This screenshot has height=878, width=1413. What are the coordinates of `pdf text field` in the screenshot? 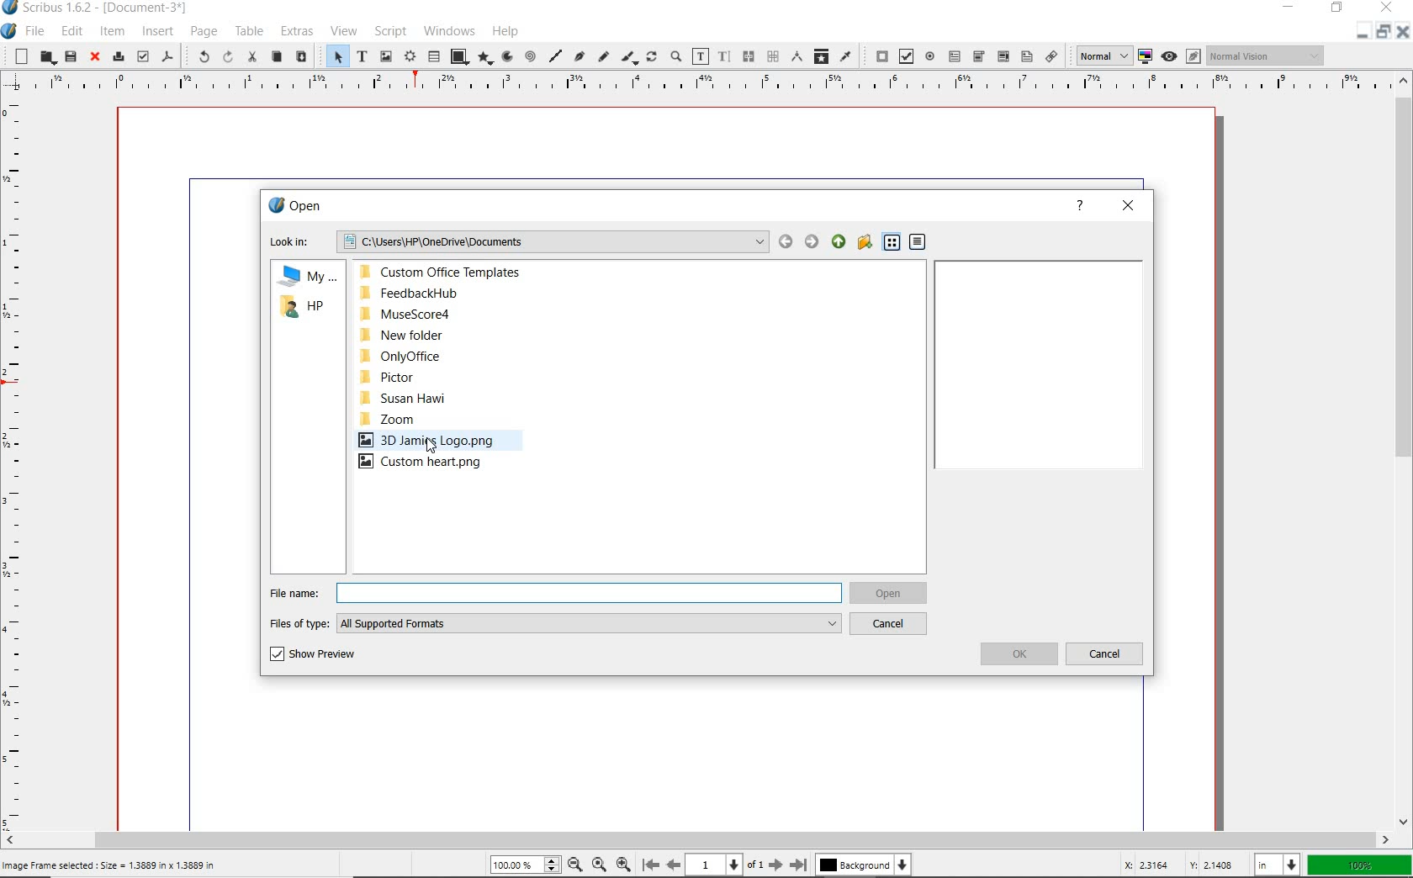 It's located at (955, 57).